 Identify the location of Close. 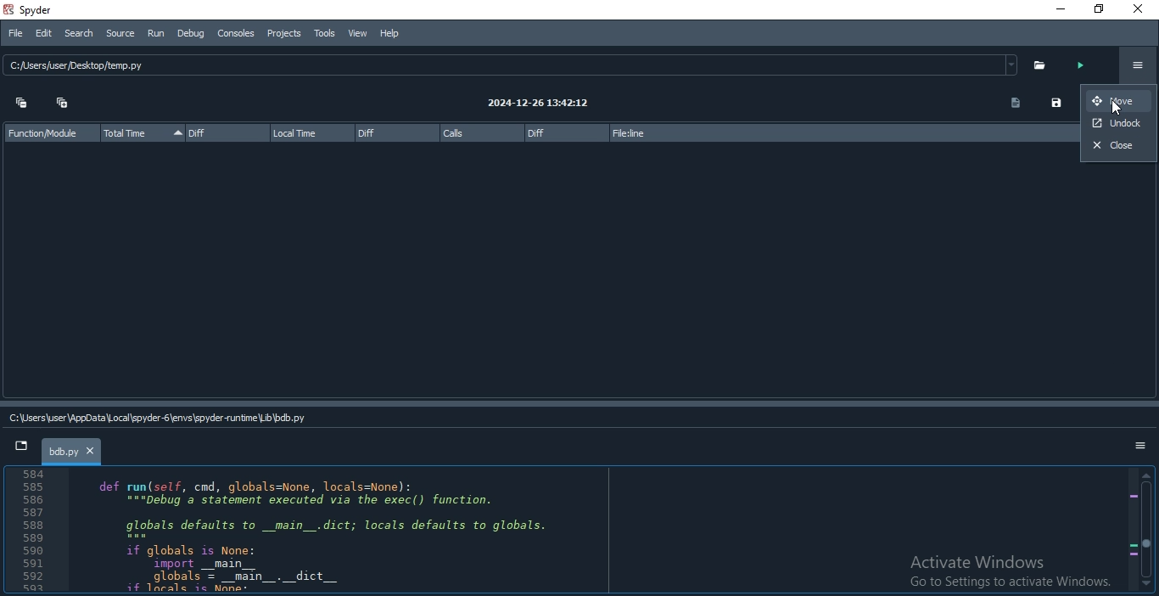
(1141, 9).